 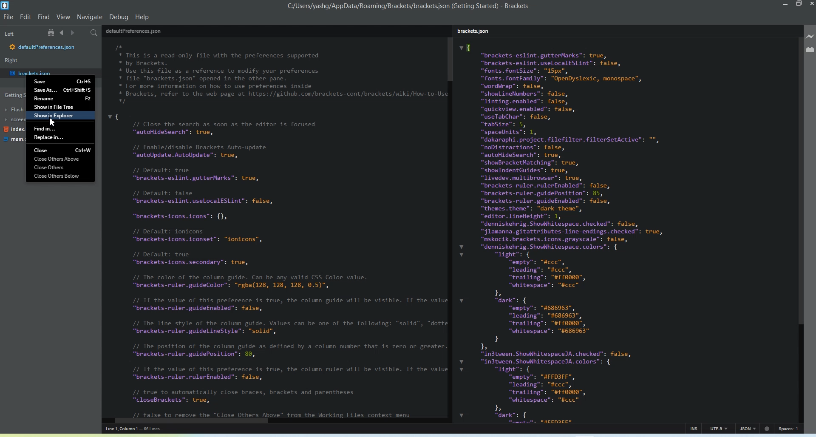 I want to click on Vertical Scroll bar, so click(x=800, y=228).